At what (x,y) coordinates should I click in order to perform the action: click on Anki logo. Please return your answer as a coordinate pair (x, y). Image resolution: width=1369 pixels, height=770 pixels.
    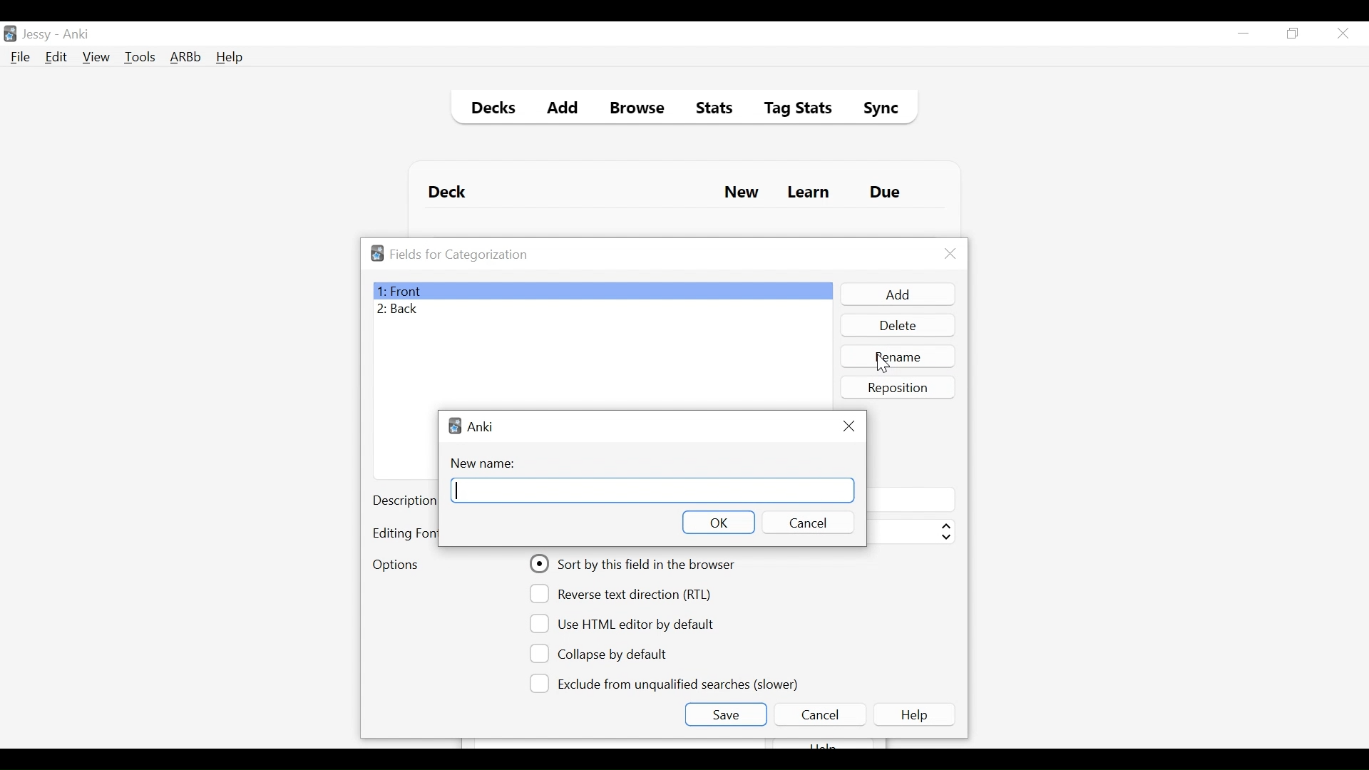
    Looking at the image, I should click on (455, 426).